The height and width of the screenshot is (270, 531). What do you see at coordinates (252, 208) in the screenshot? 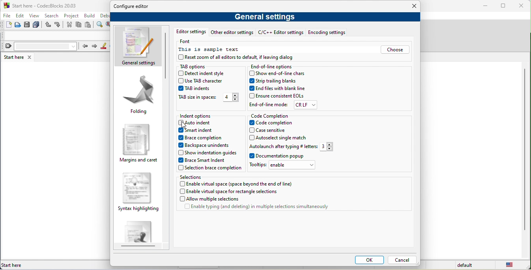
I see `enable typing` at bounding box center [252, 208].